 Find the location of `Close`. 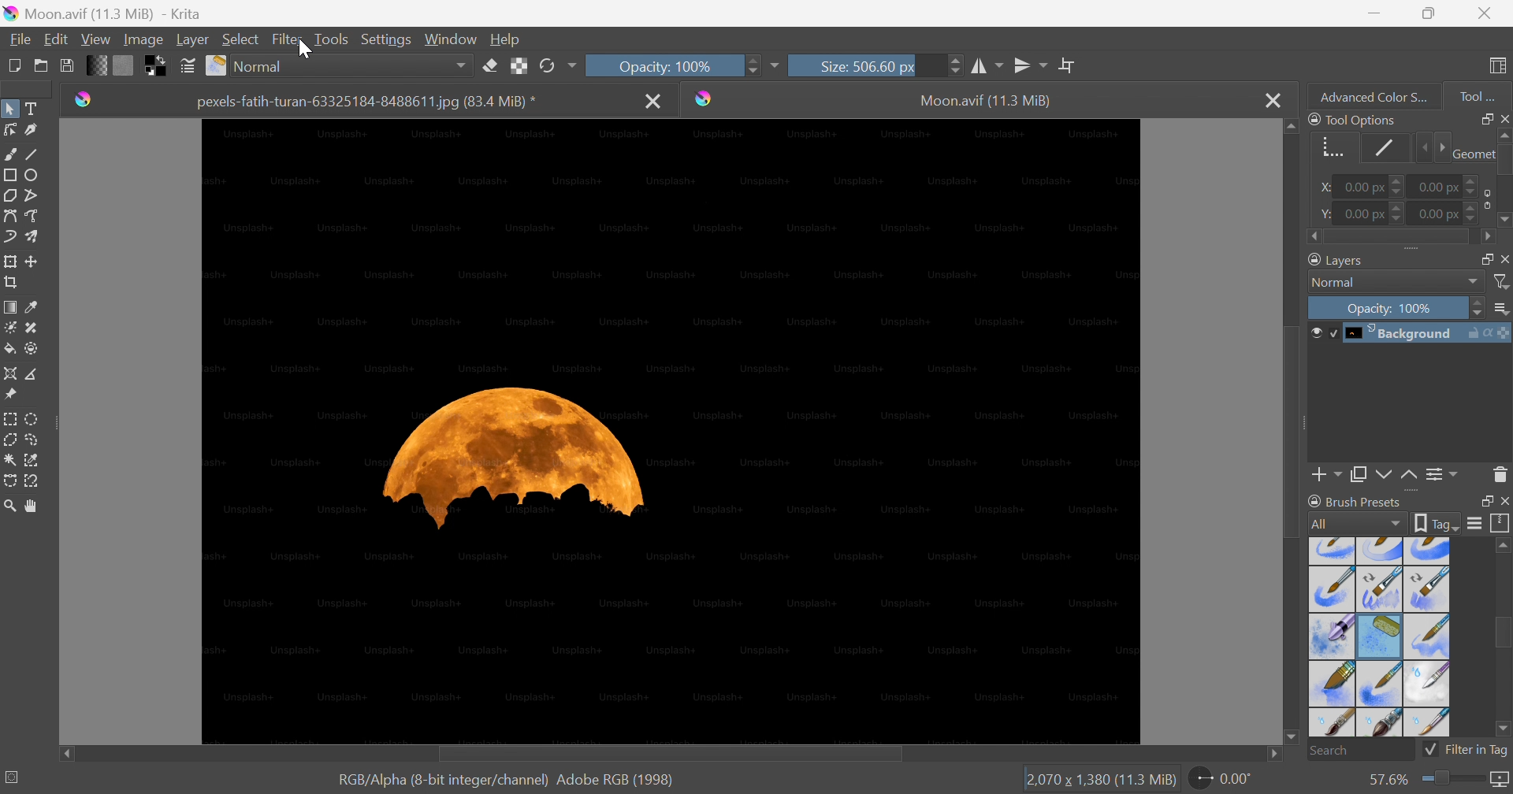

Close is located at coordinates (1488, 11).